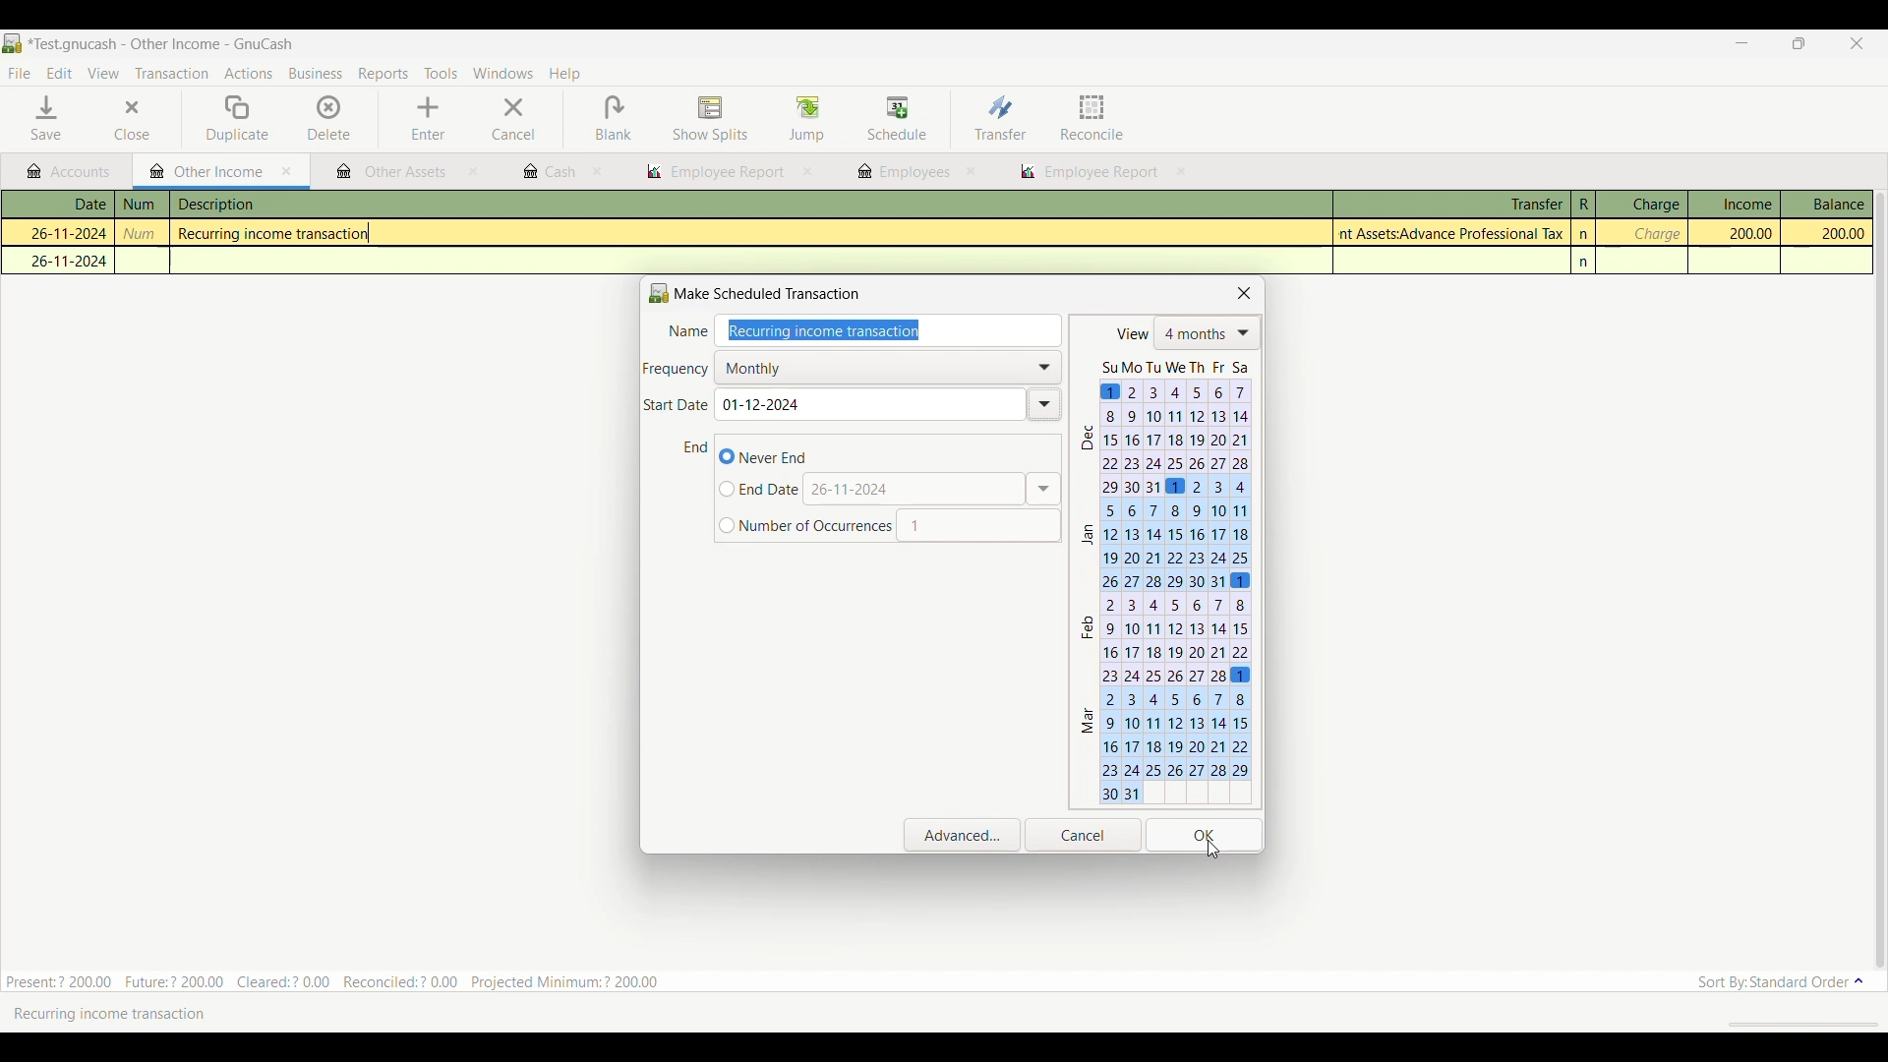 Image resolution: width=1888 pixels, height=1062 pixels. What do you see at coordinates (936, 489) in the screenshot?
I see `Enter date manually` at bounding box center [936, 489].